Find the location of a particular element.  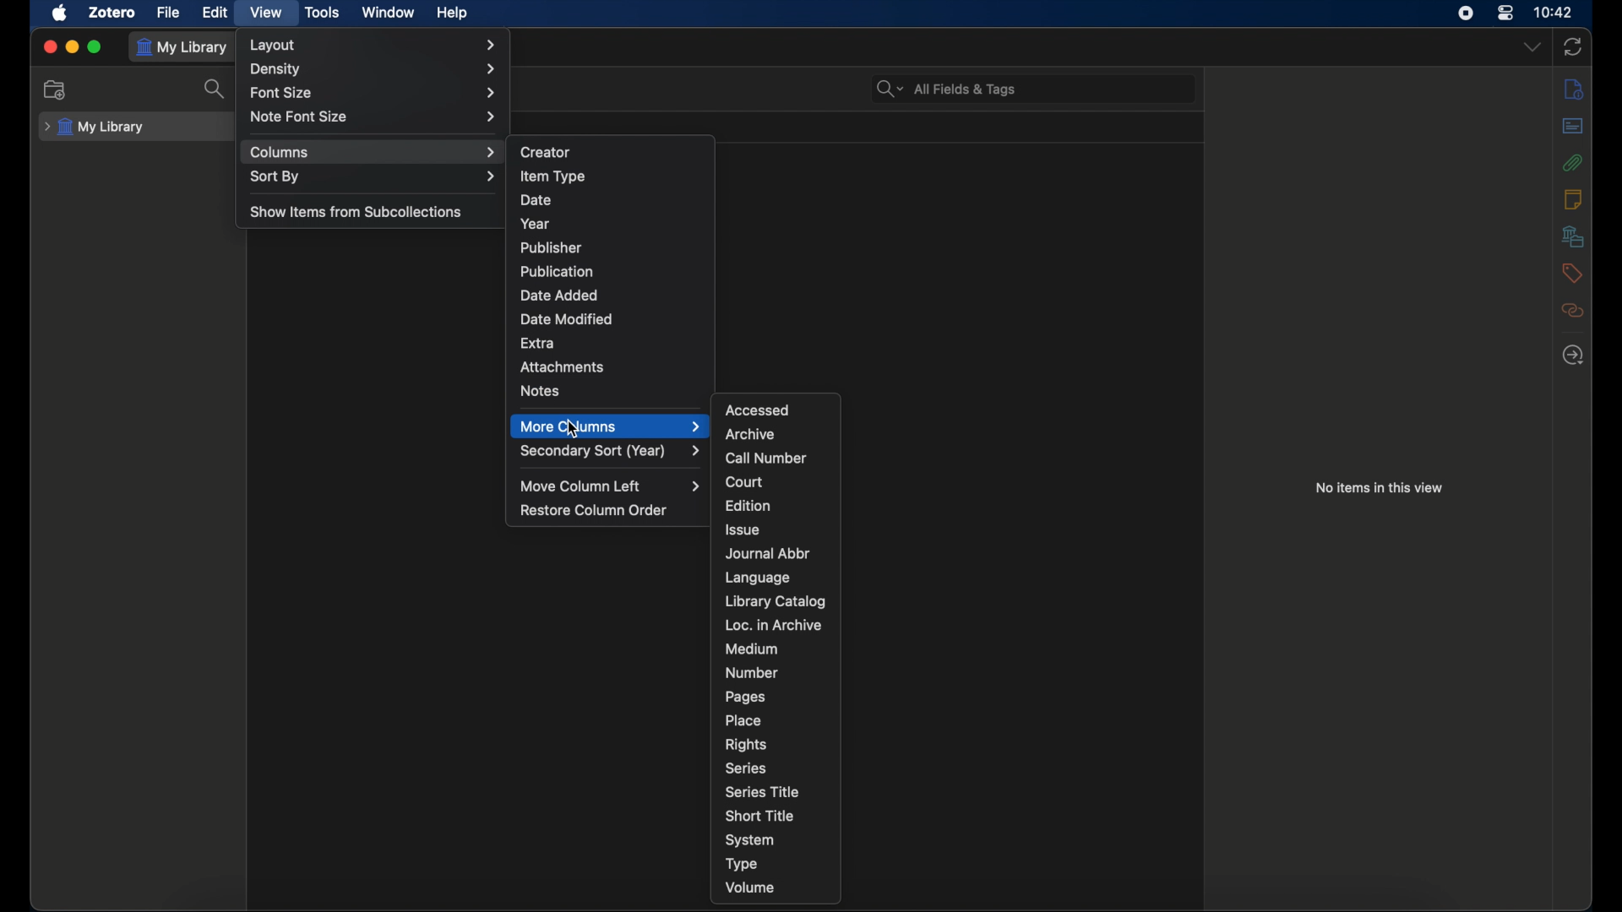

place is located at coordinates (743, 720).